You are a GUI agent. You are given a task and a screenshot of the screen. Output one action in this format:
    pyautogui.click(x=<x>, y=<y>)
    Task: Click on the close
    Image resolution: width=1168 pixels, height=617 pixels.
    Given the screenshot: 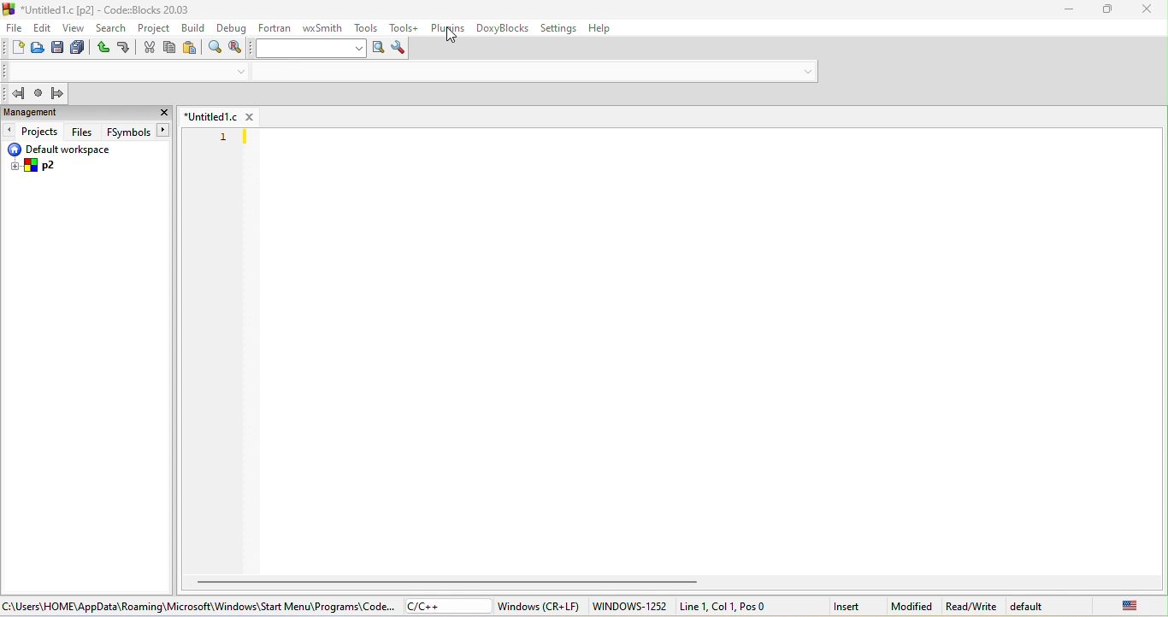 What is the action you would take?
    pyautogui.click(x=1148, y=9)
    